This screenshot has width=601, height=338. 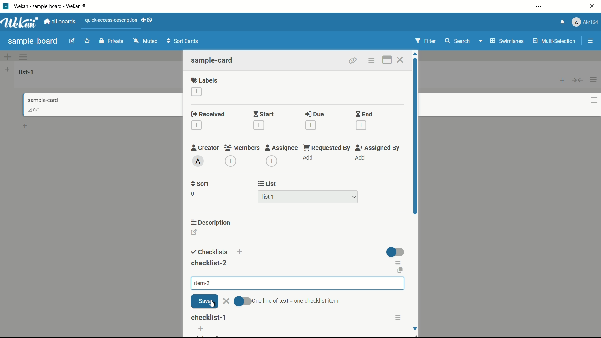 I want to click on add label, so click(x=197, y=92).